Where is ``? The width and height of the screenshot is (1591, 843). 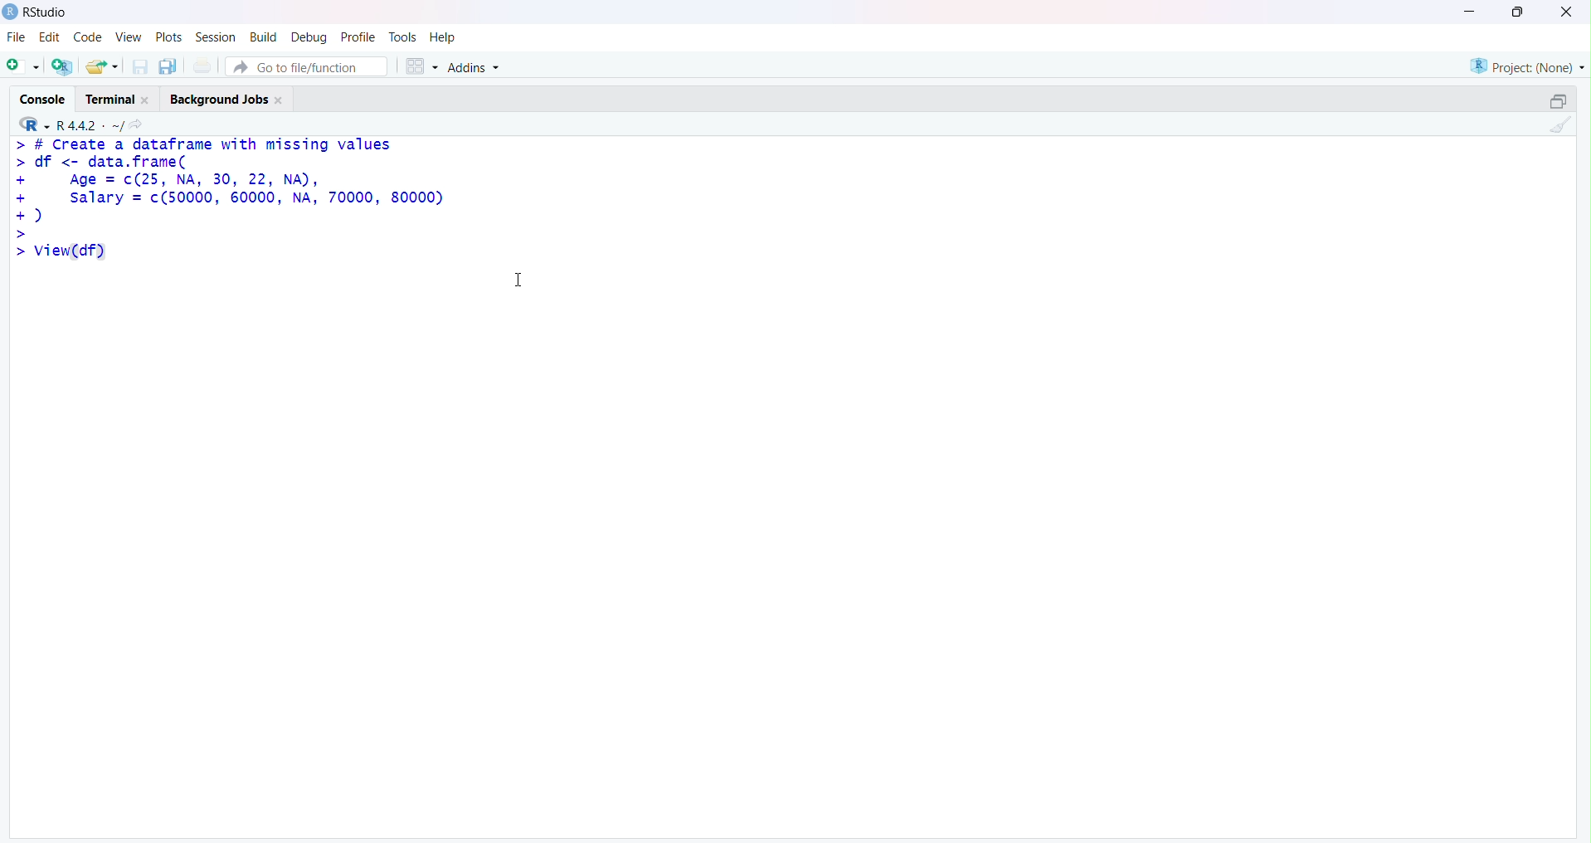  is located at coordinates (304, 63).